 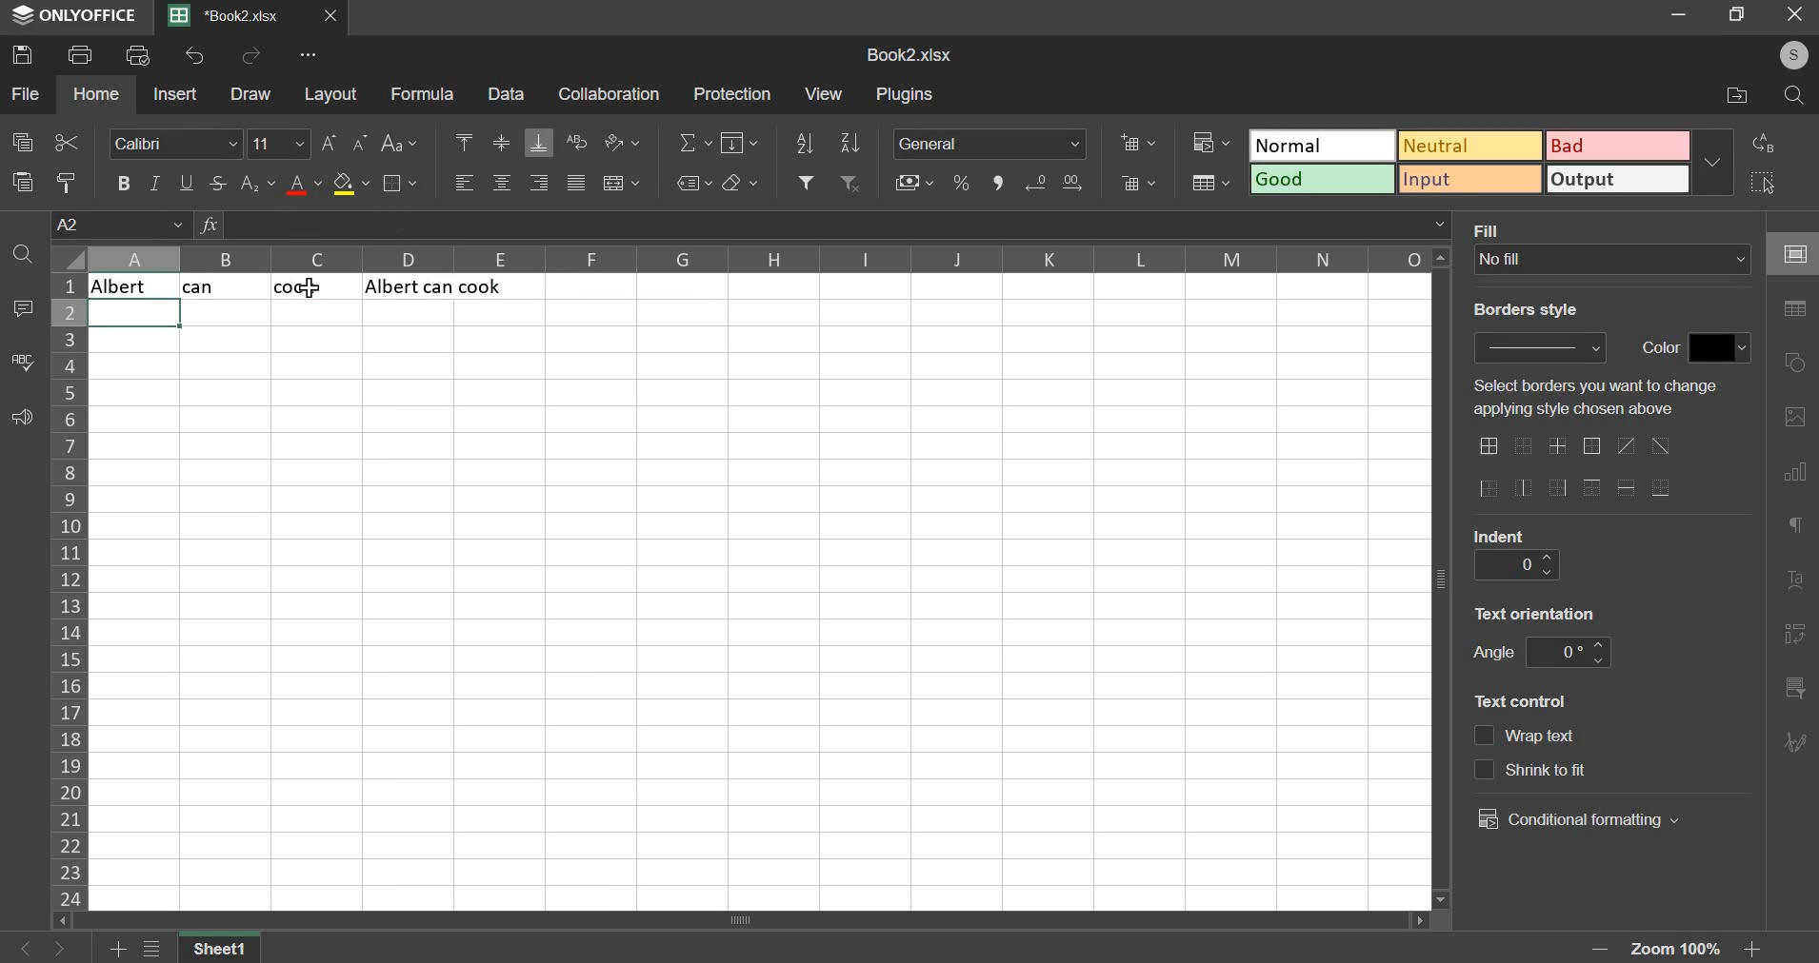 I want to click on close, so click(x=335, y=18).